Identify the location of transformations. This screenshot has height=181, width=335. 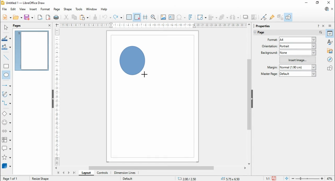
(201, 18).